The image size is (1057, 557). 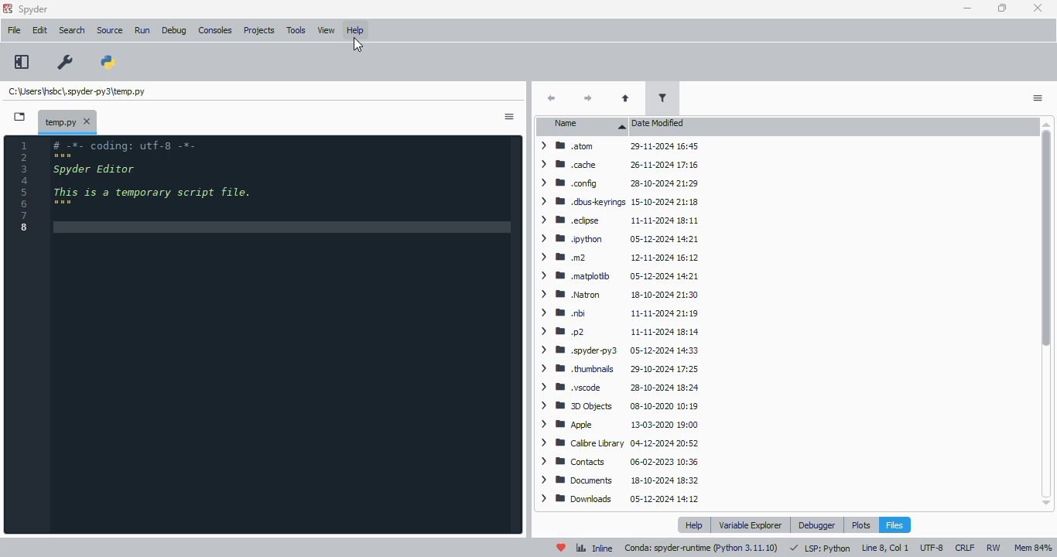 What do you see at coordinates (617, 146) in the screenshot?
I see `> BB atom 29-11-2024 16:45` at bounding box center [617, 146].